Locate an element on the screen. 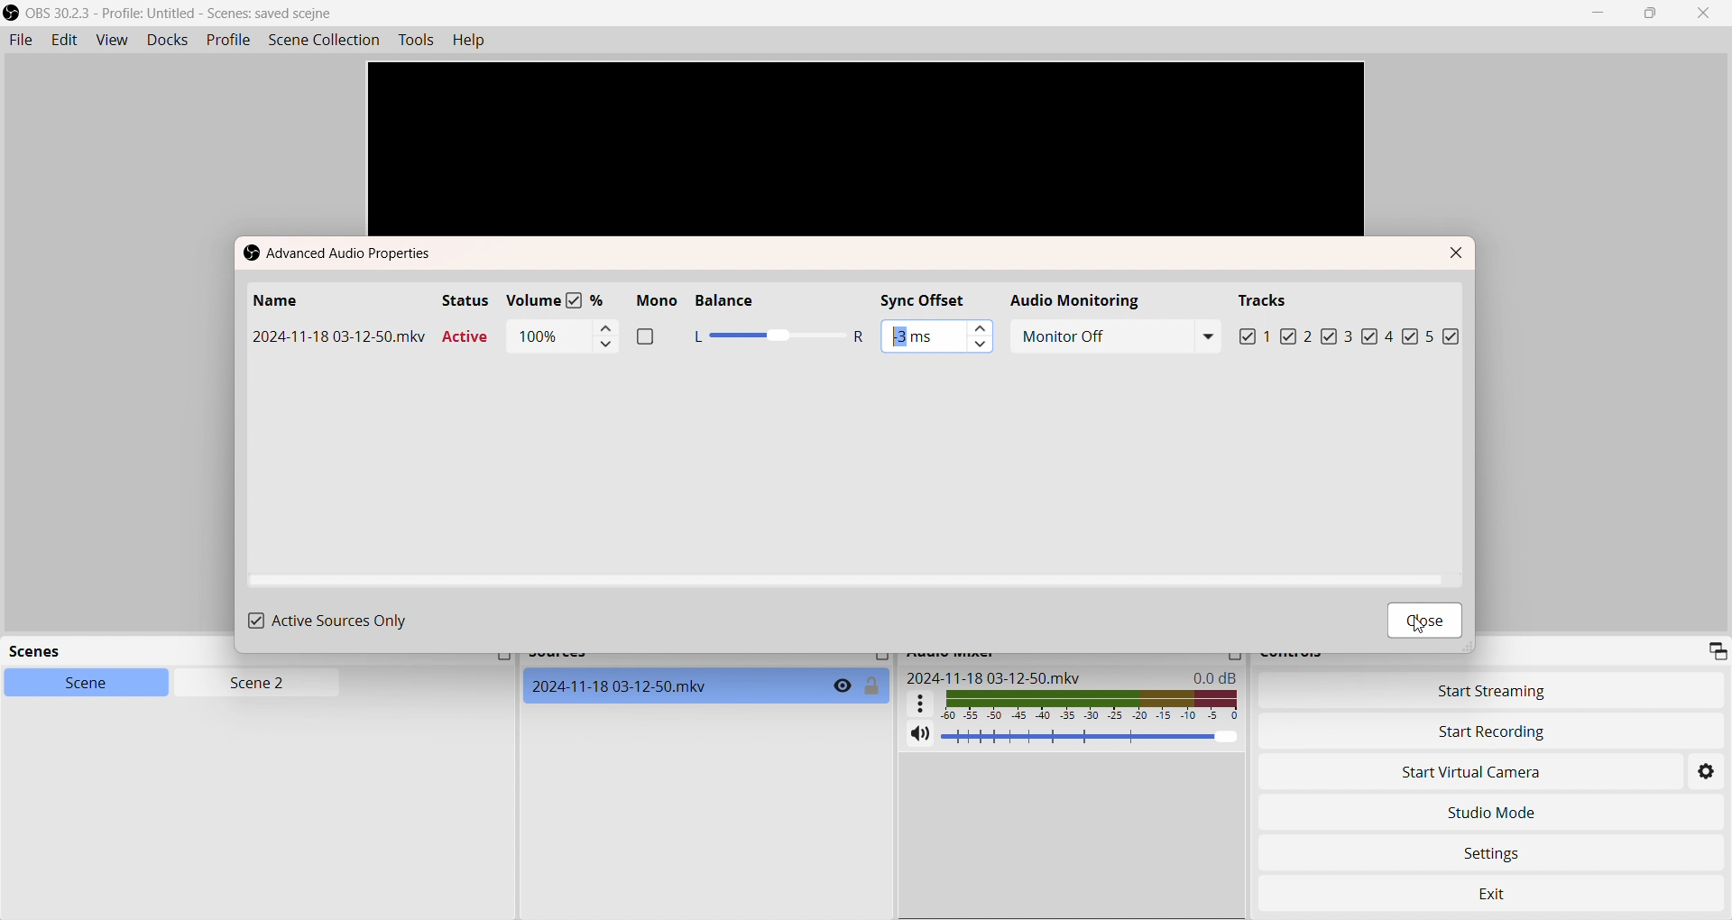 Image resolution: width=1732 pixels, height=920 pixels. Audio Monitoring is located at coordinates (1081, 300).